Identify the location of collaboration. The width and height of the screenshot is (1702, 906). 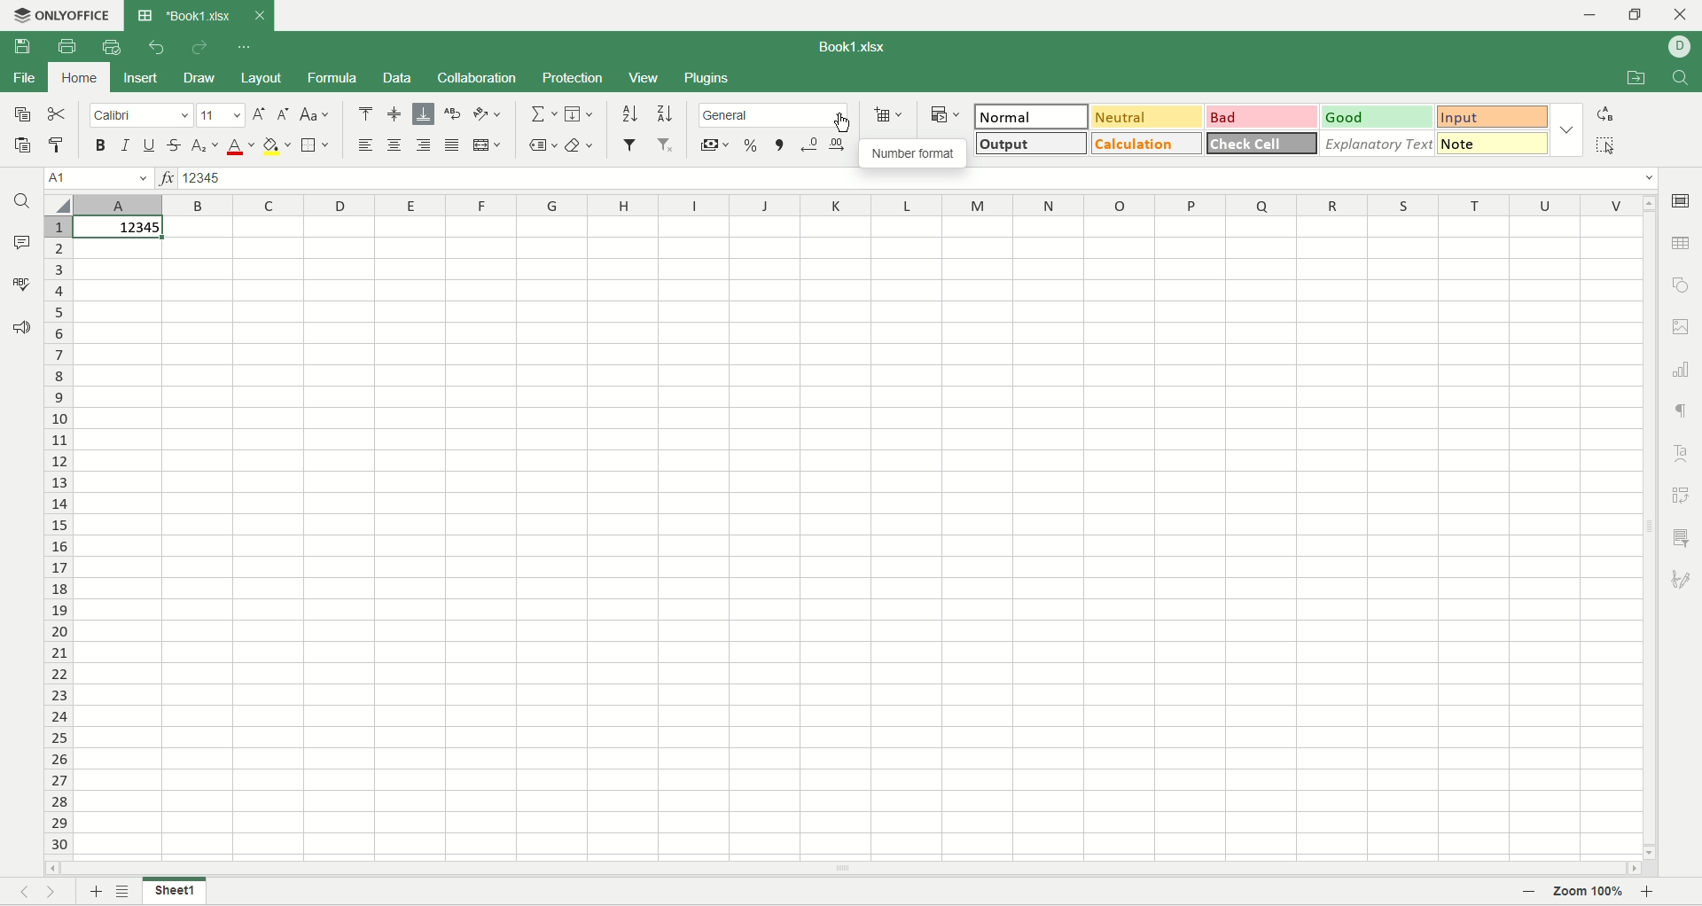
(478, 79).